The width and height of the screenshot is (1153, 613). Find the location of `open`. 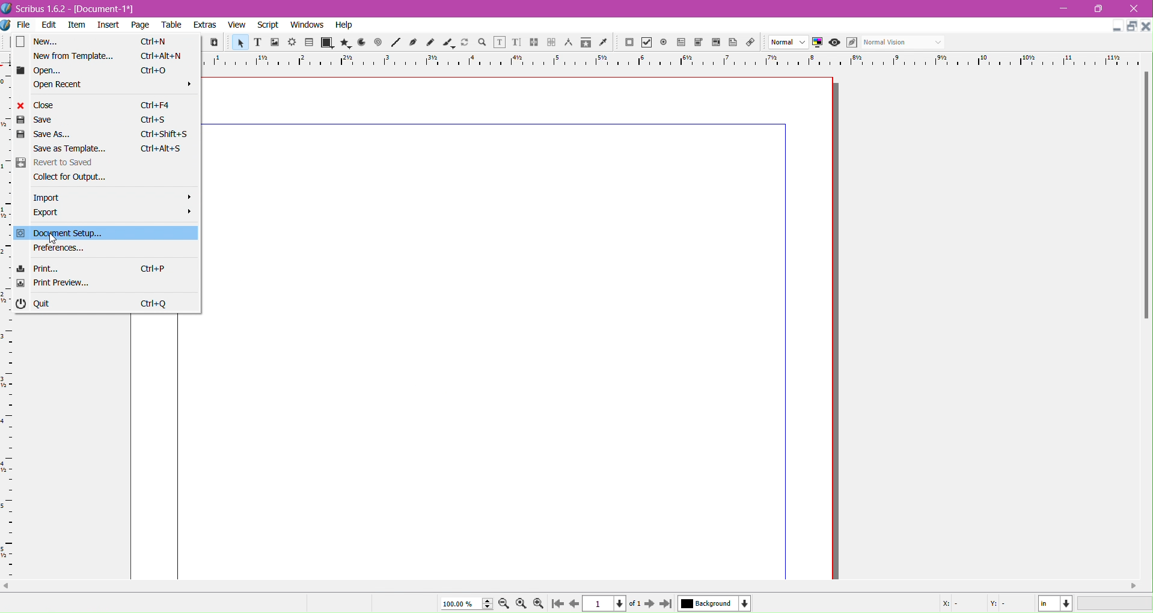

open is located at coordinates (38, 71).